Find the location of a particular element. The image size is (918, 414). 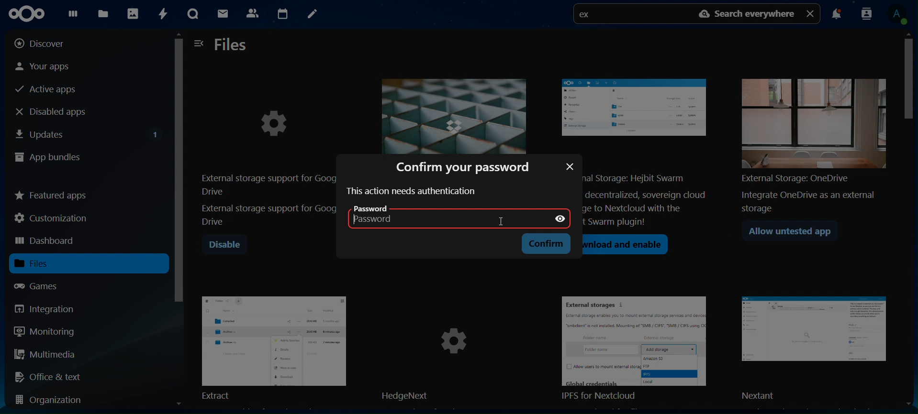

contacts is located at coordinates (252, 12).